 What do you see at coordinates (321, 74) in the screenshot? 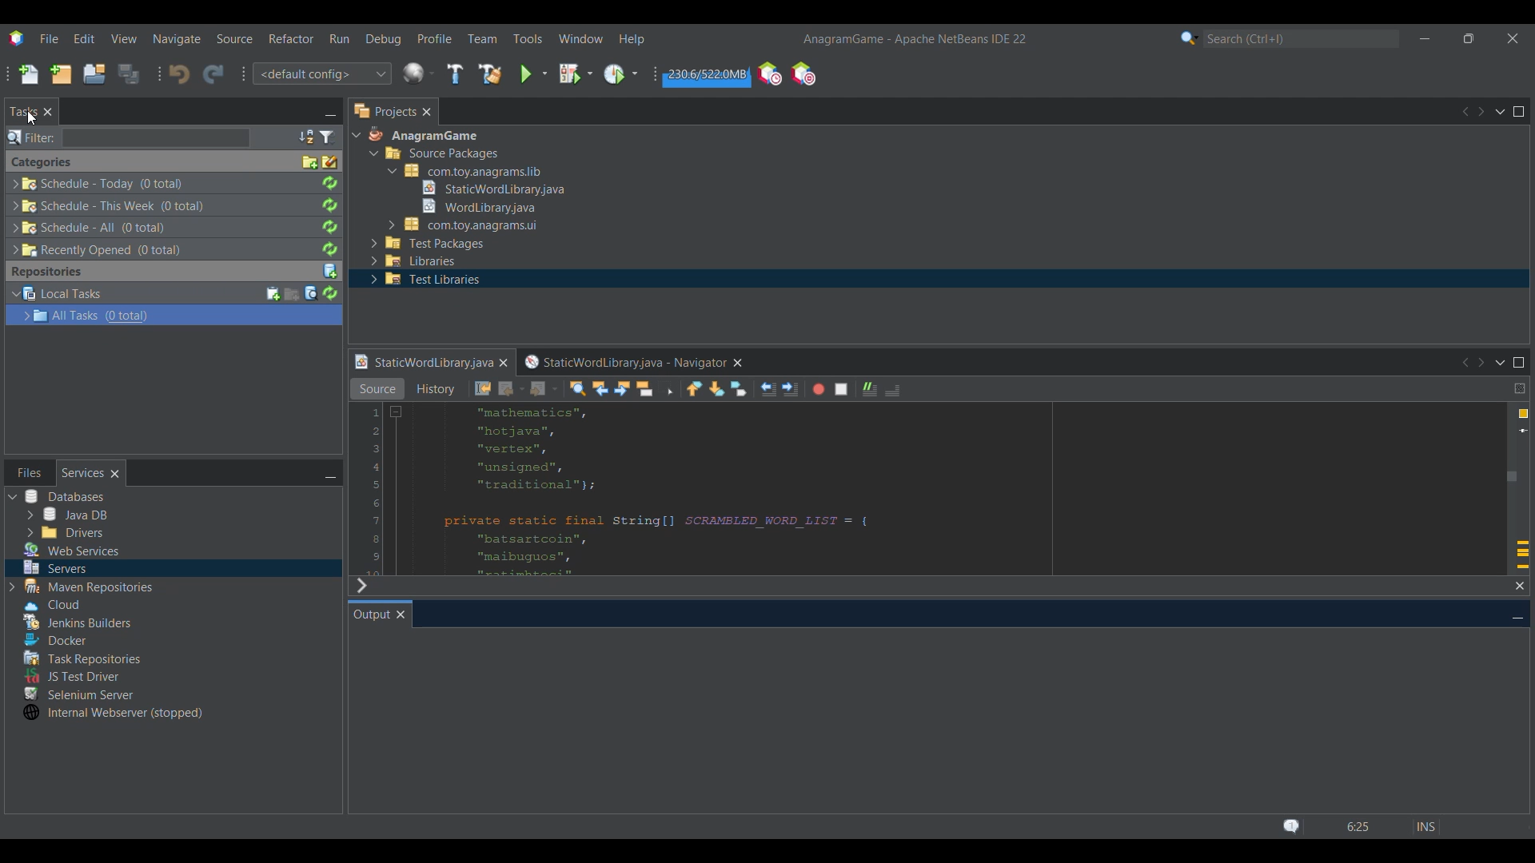
I see `Default configuration options` at bounding box center [321, 74].